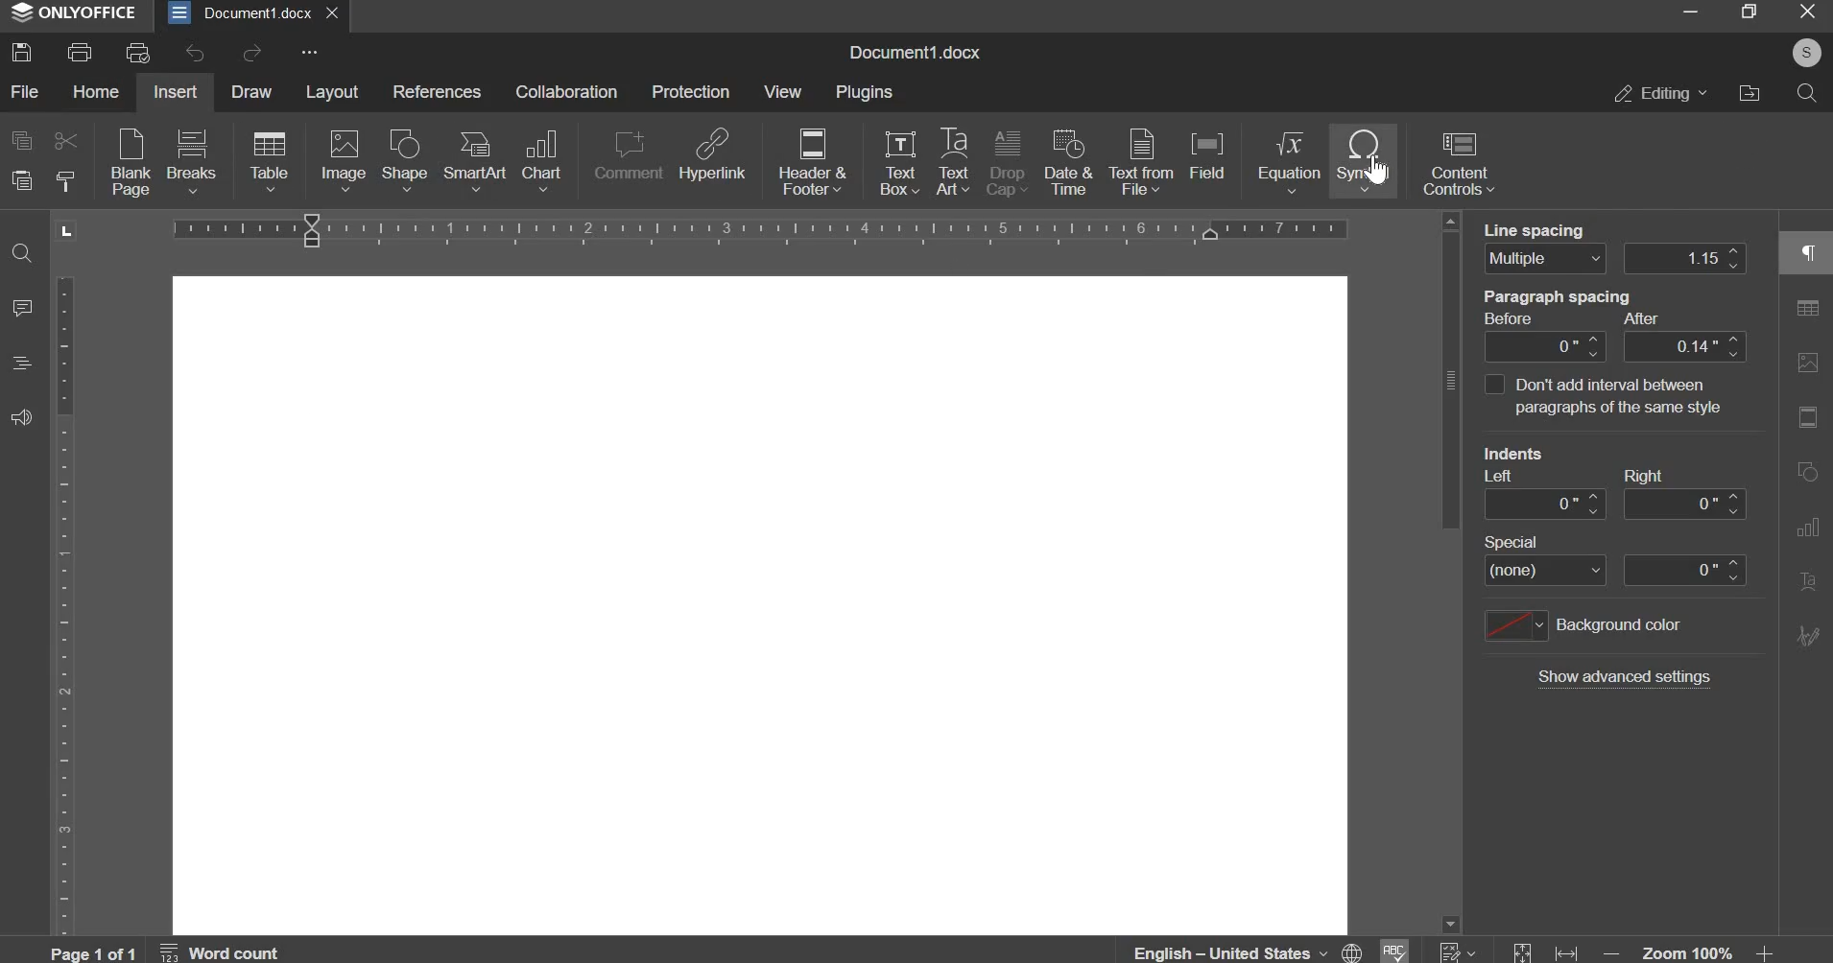 This screenshot has height=963, width=1833. What do you see at coordinates (566, 91) in the screenshot?
I see `collaboration` at bounding box center [566, 91].